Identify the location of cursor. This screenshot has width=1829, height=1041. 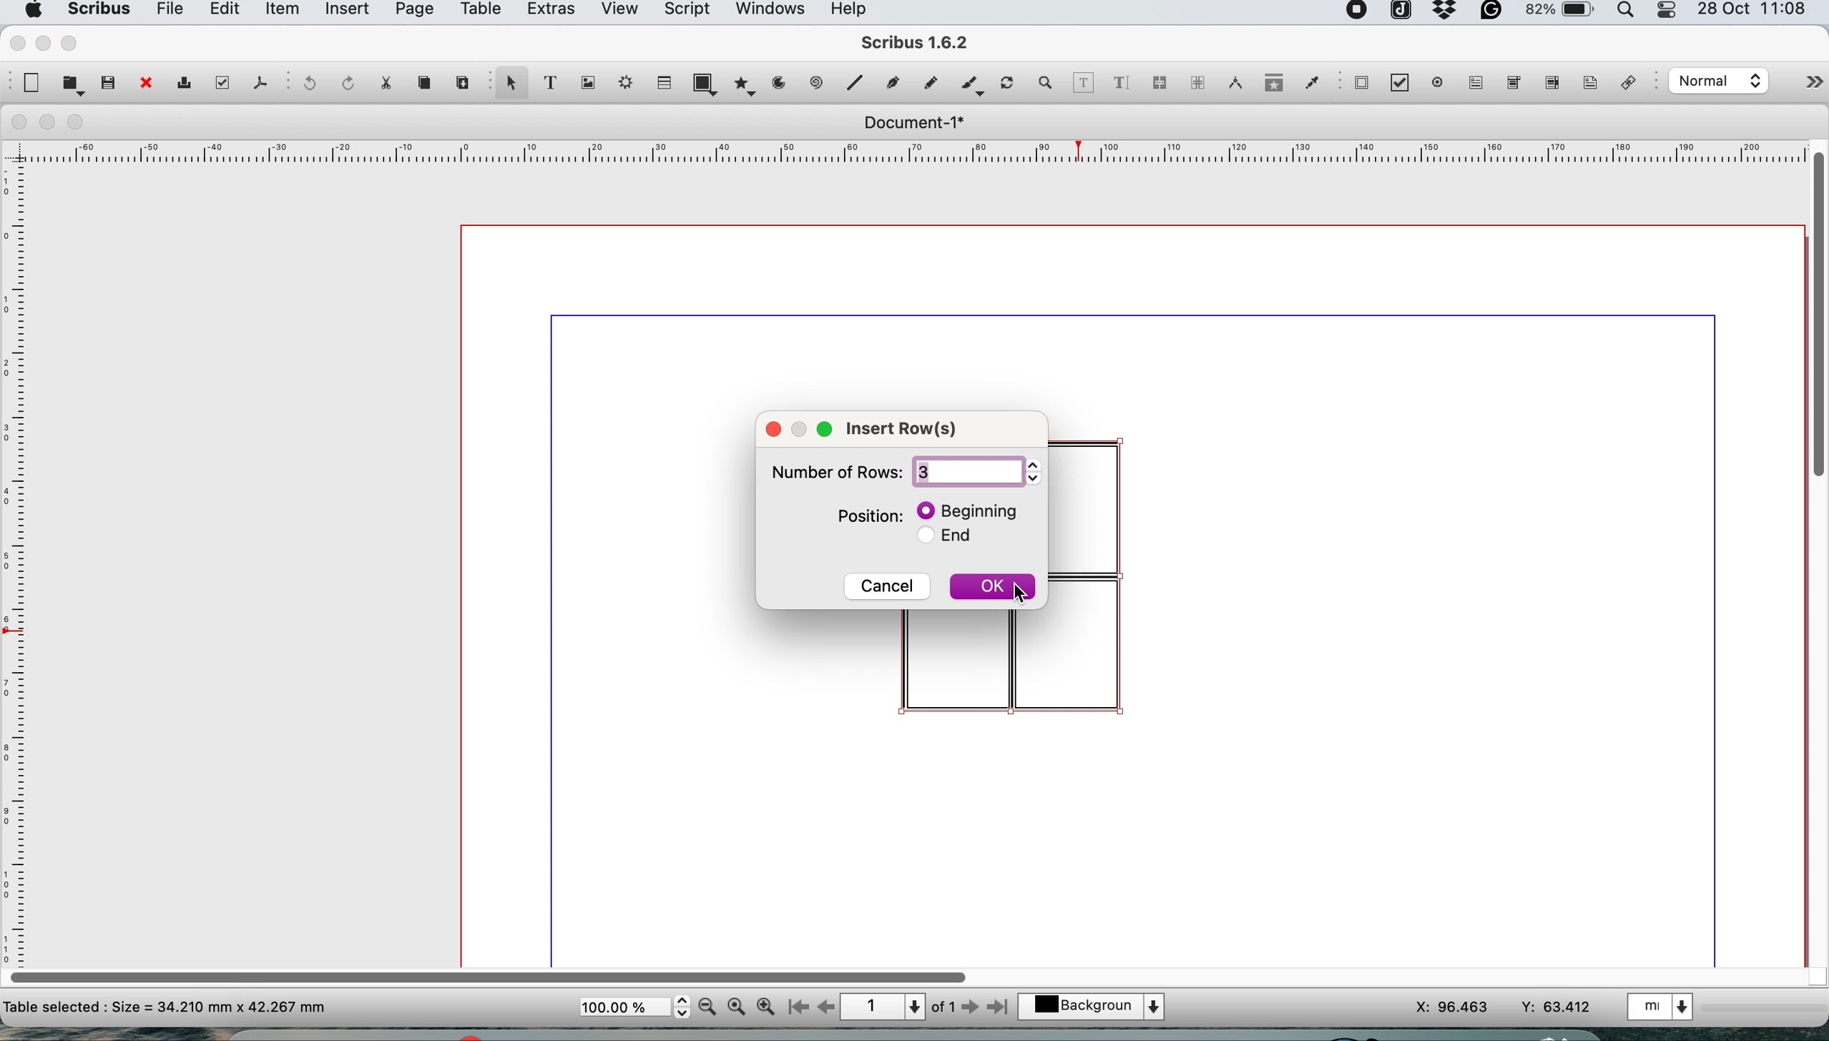
(1021, 595).